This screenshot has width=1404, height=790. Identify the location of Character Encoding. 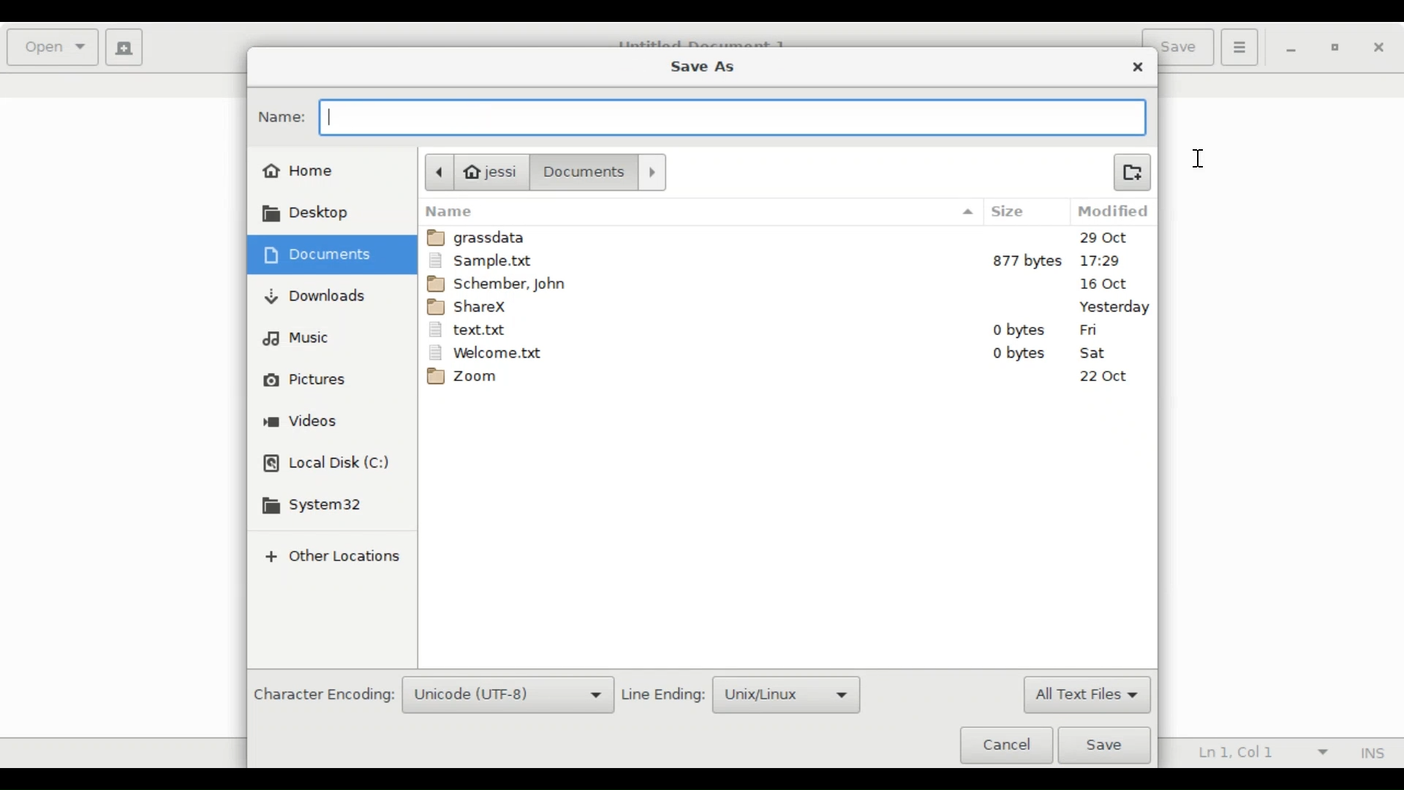
(322, 696).